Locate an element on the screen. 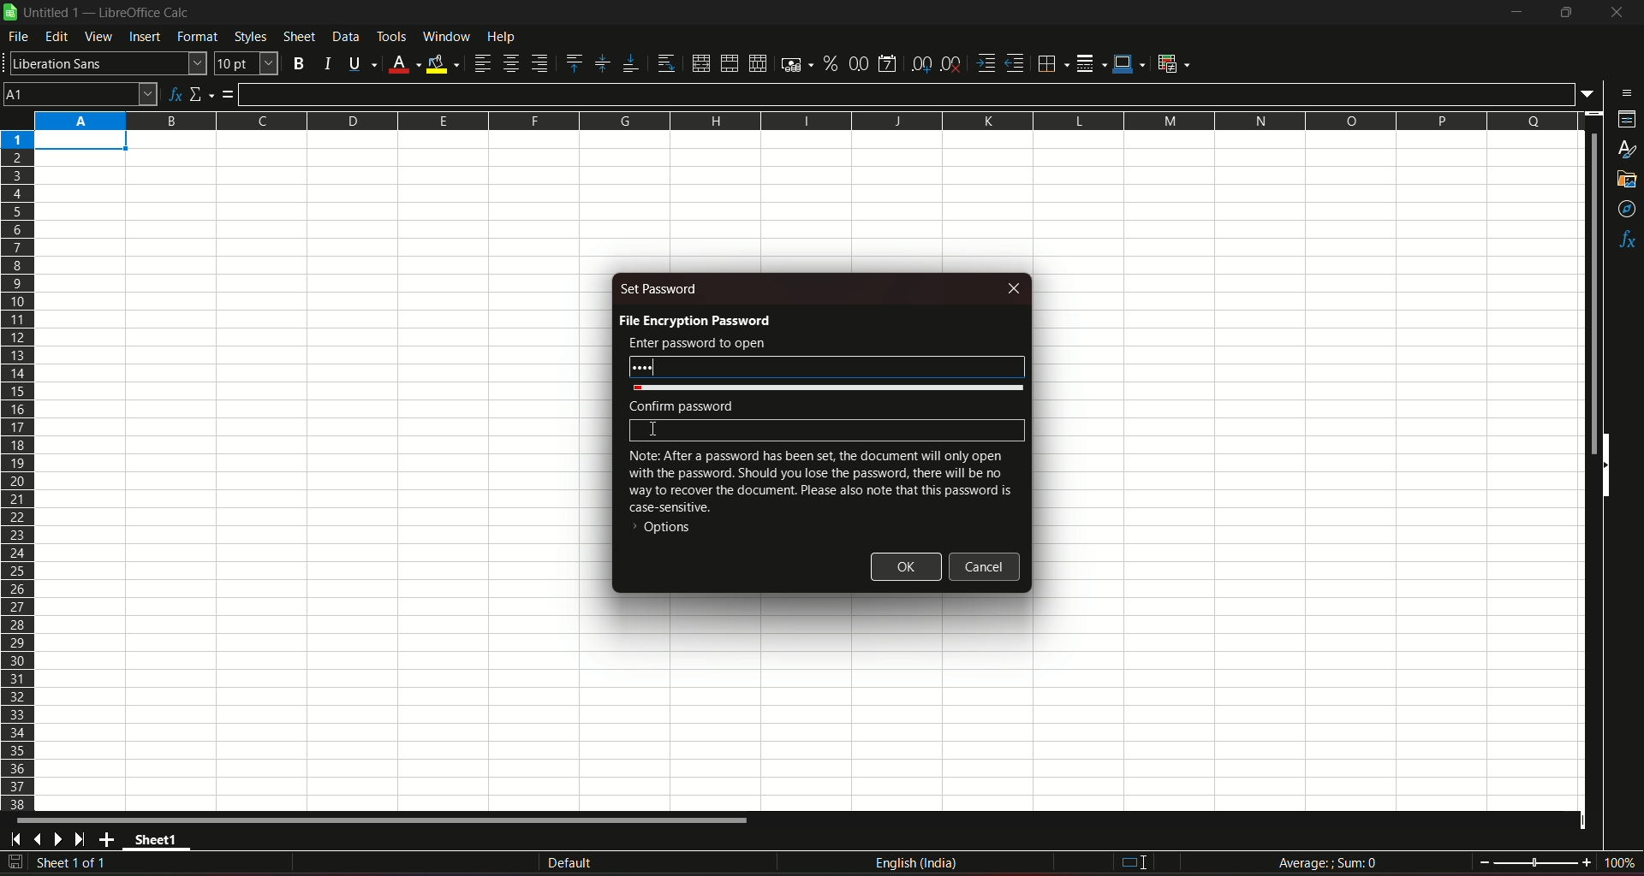  add new sheet is located at coordinates (107, 839).